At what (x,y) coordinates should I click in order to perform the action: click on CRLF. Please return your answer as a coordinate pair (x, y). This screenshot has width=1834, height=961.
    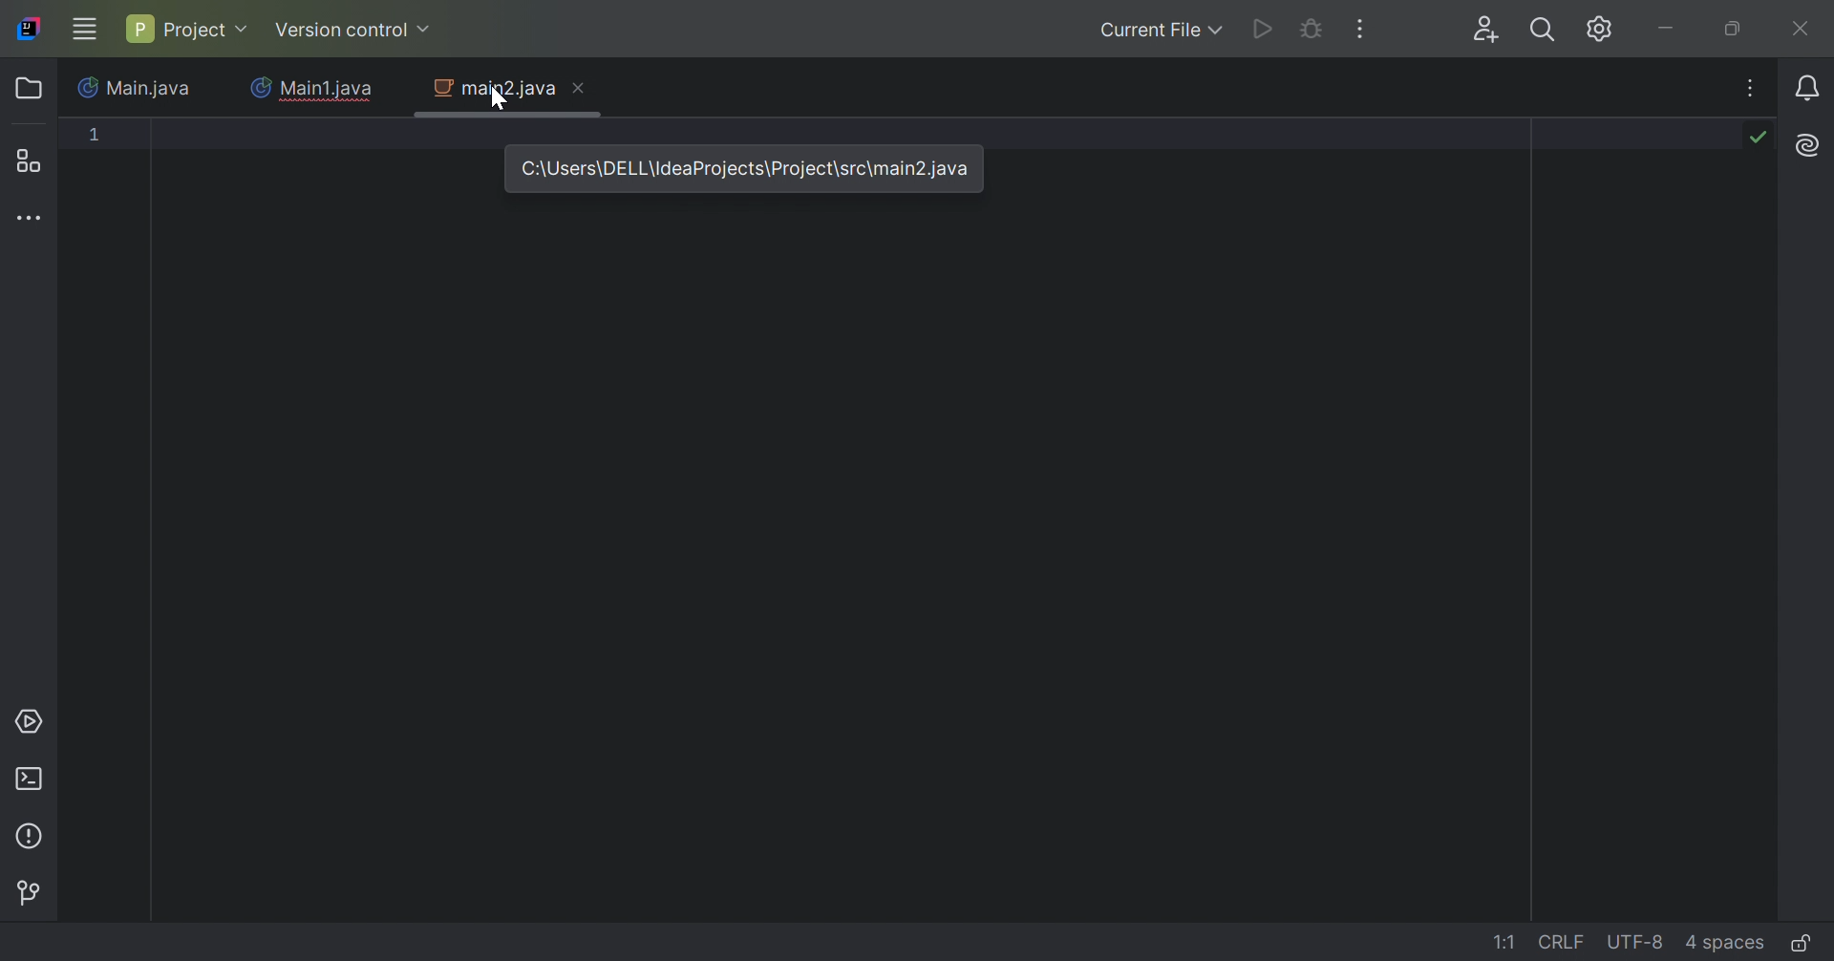
    Looking at the image, I should click on (1564, 941).